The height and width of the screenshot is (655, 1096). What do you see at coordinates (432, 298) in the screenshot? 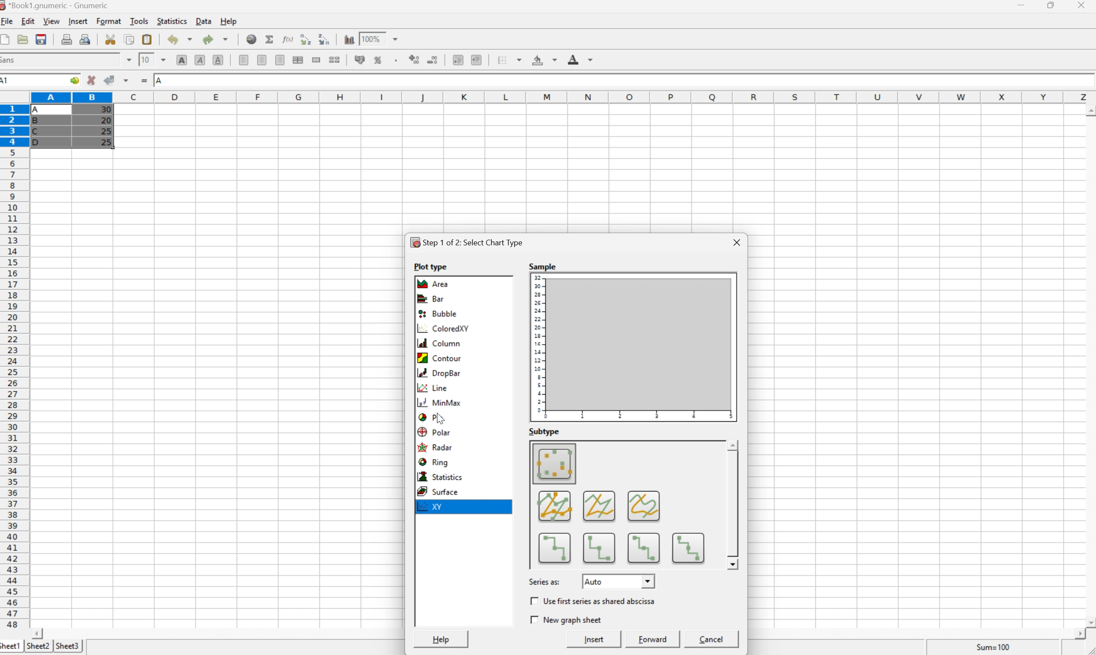
I see `Bar` at bounding box center [432, 298].